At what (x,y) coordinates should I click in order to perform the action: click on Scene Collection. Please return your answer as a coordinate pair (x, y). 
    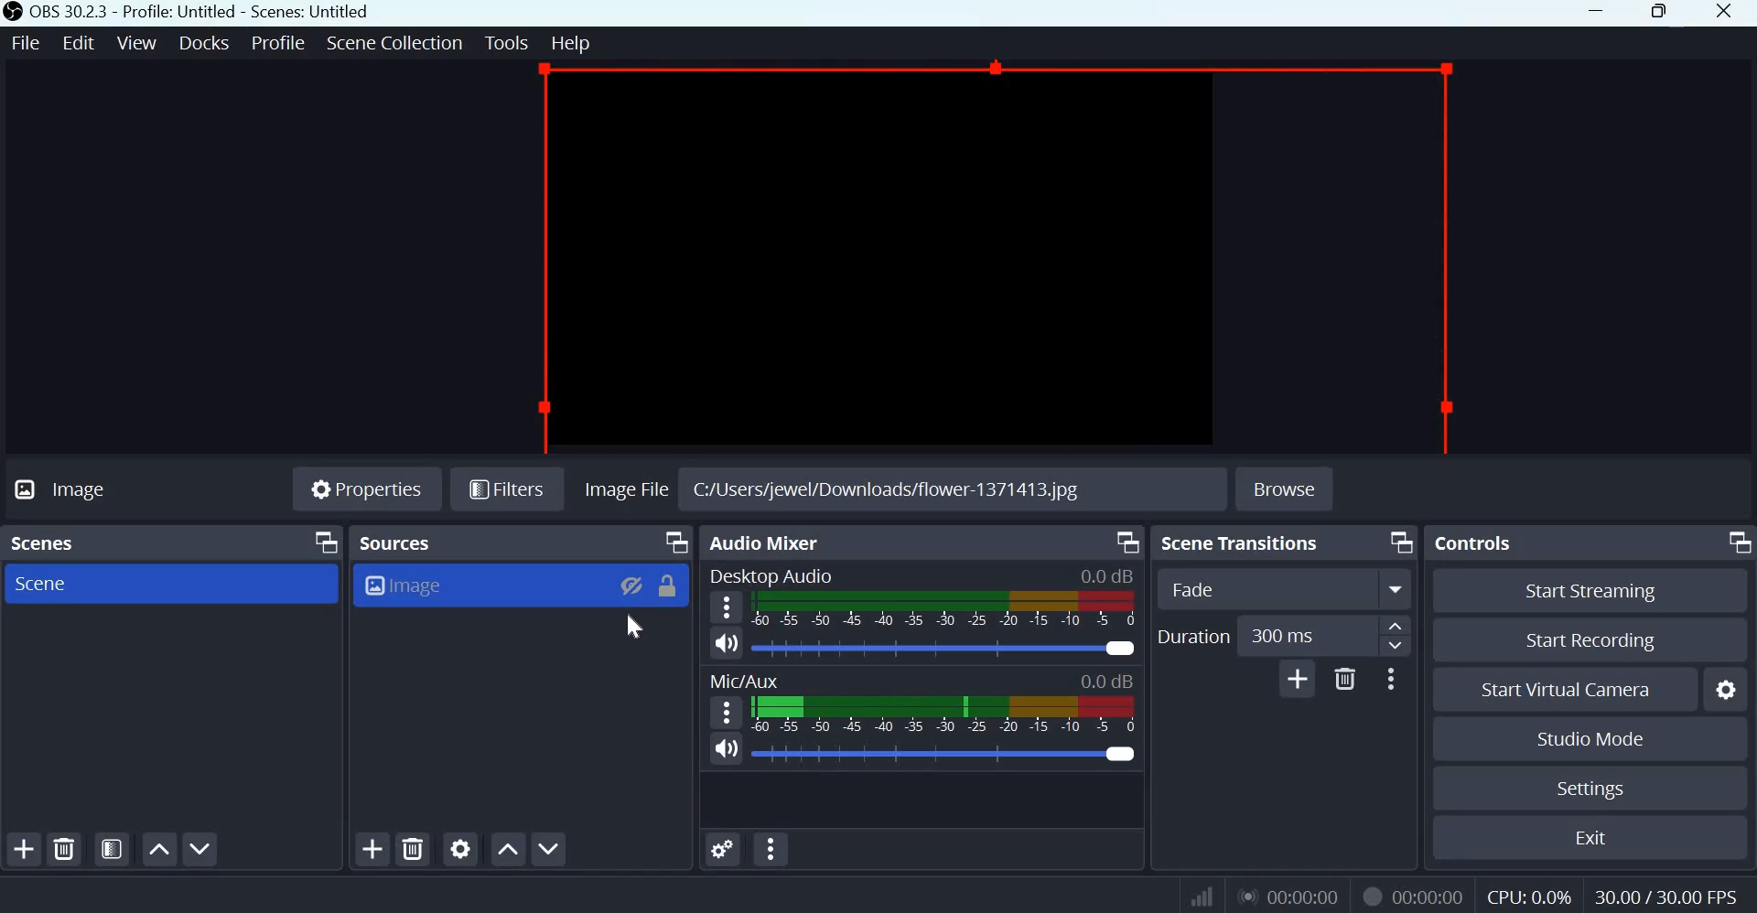
    Looking at the image, I should click on (393, 40).